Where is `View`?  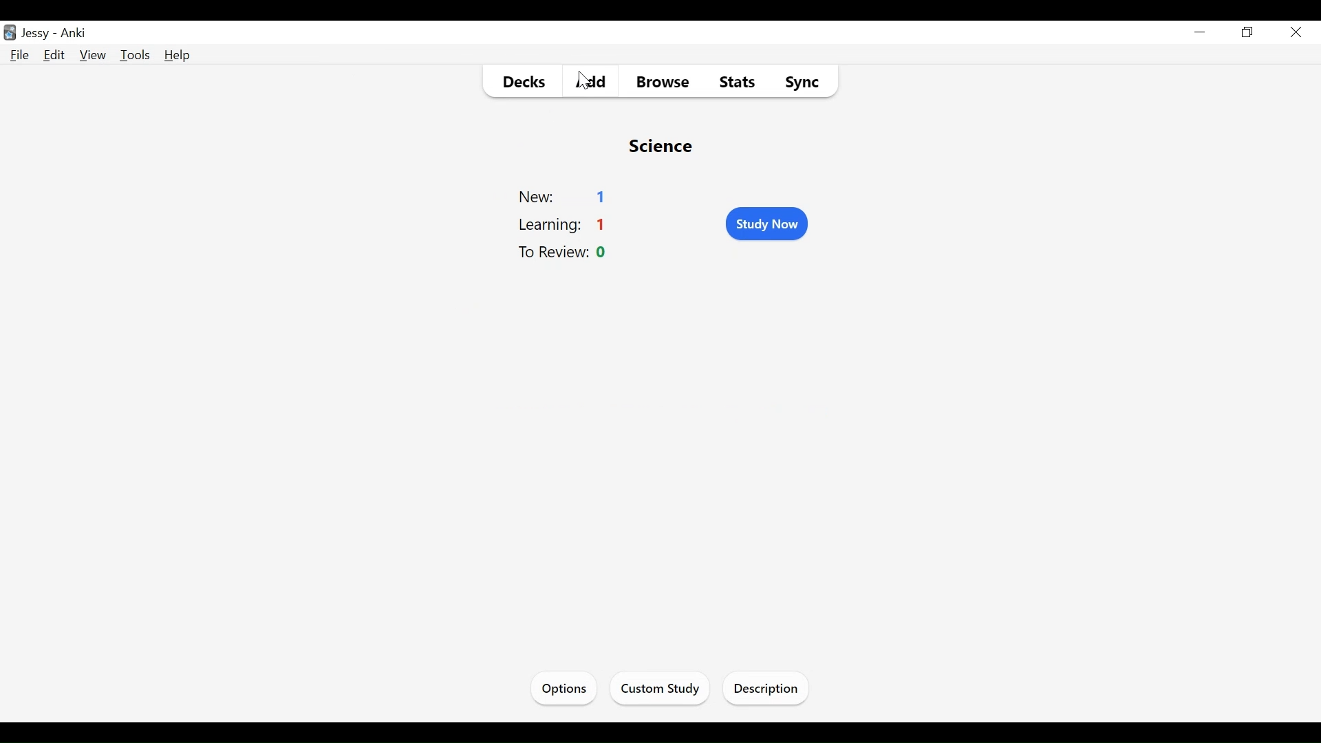 View is located at coordinates (94, 56).